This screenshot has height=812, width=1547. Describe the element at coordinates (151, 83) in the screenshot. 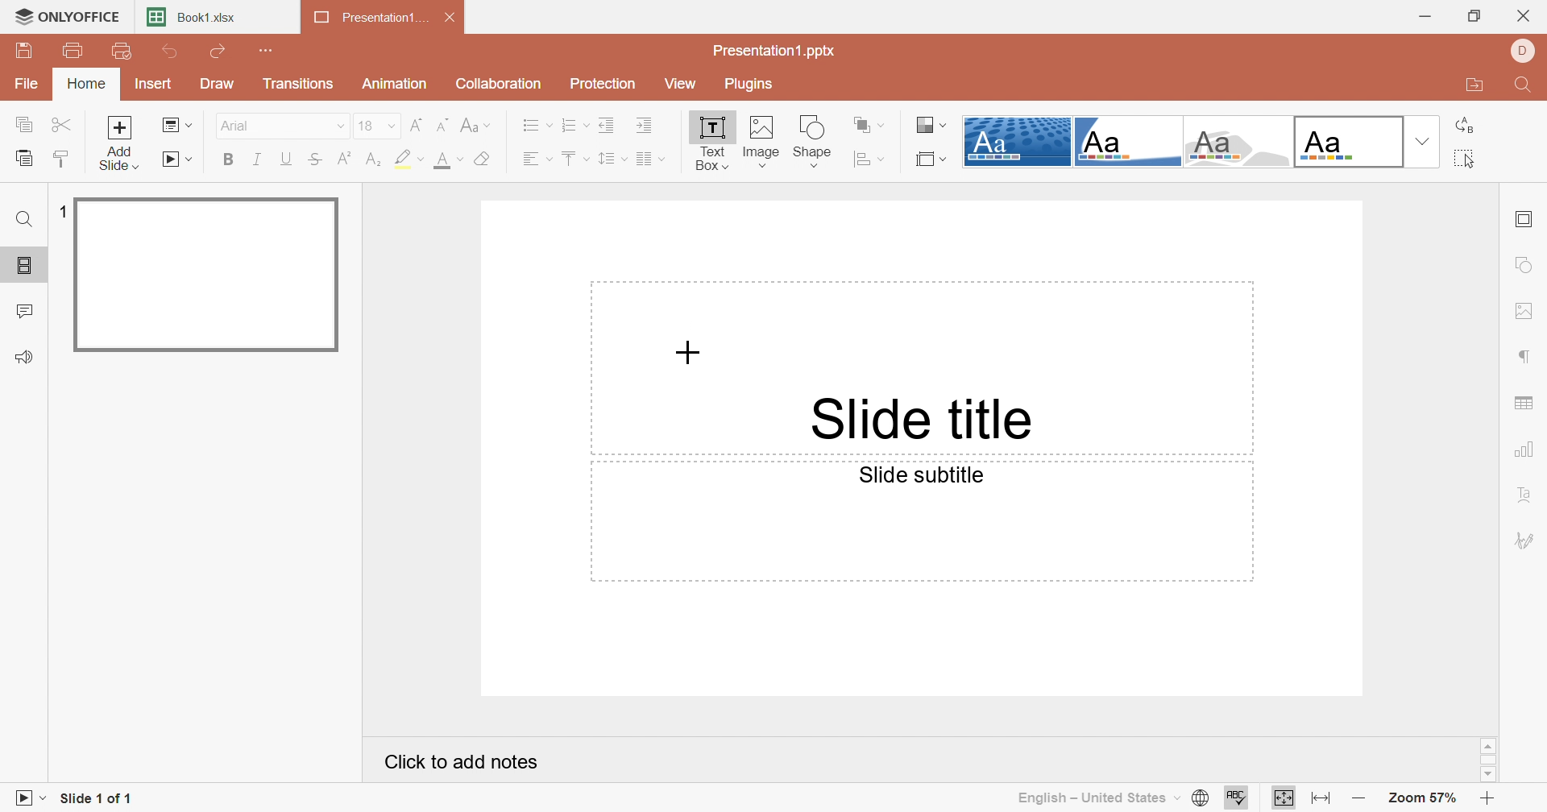

I see `Insert` at that location.